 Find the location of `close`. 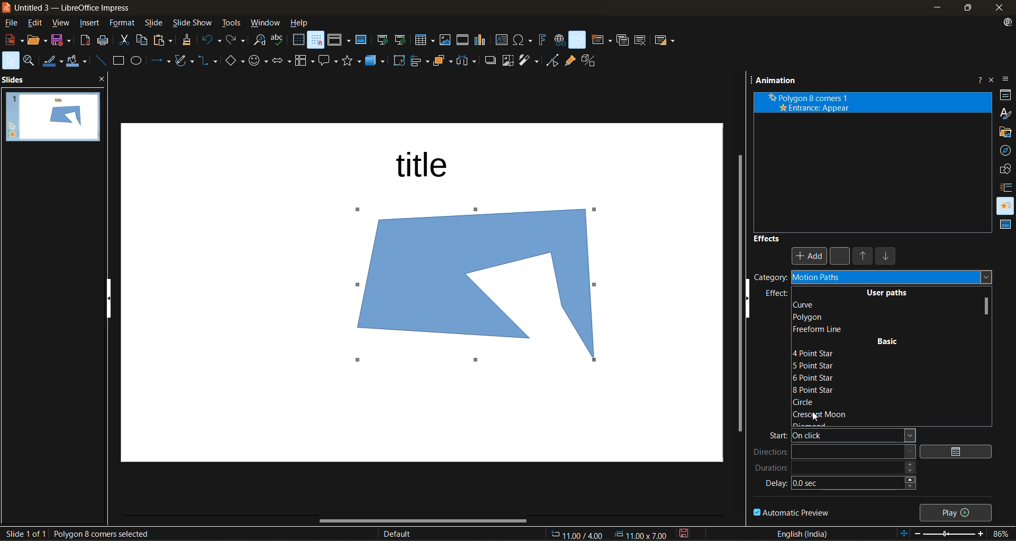

close is located at coordinates (1001, 8).